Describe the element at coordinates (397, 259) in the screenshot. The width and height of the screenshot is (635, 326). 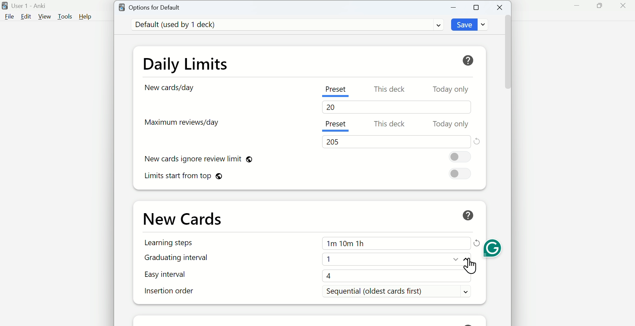
I see `1` at that location.